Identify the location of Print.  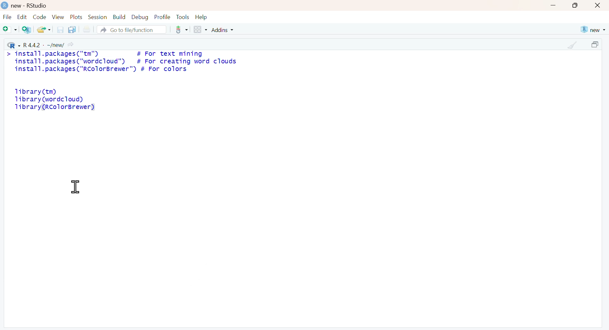
(88, 29).